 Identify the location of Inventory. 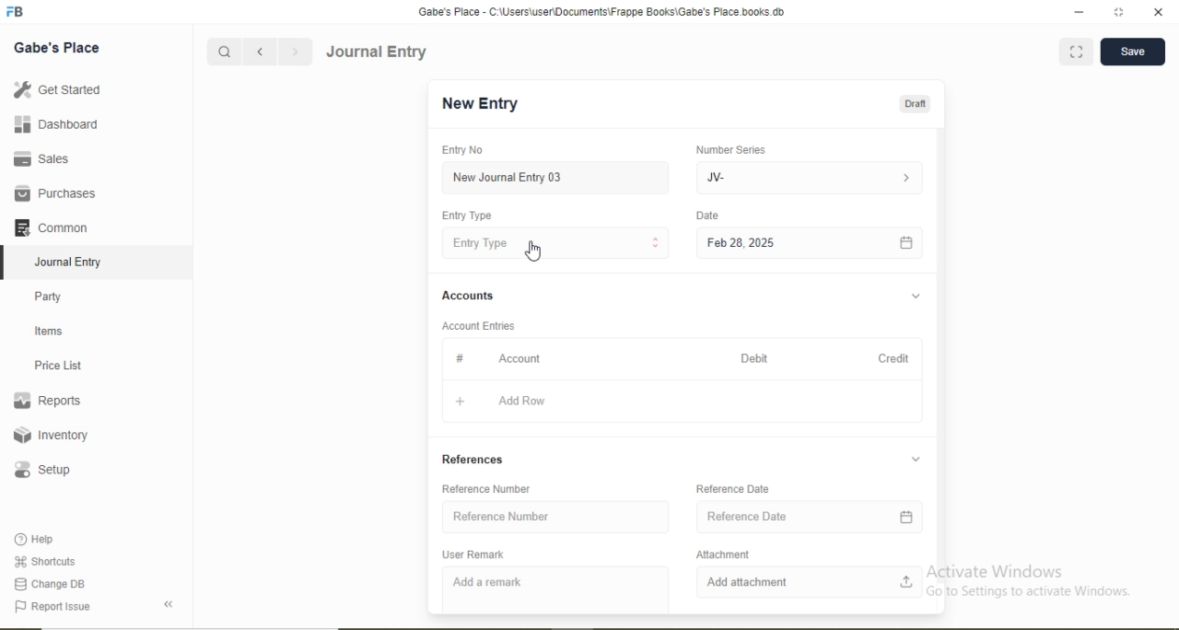
(52, 435).